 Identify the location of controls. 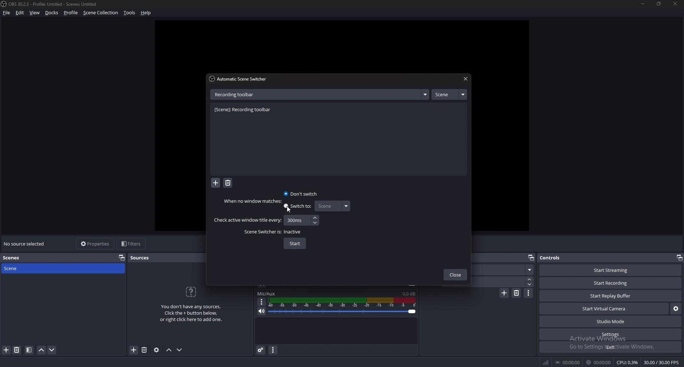
(558, 257).